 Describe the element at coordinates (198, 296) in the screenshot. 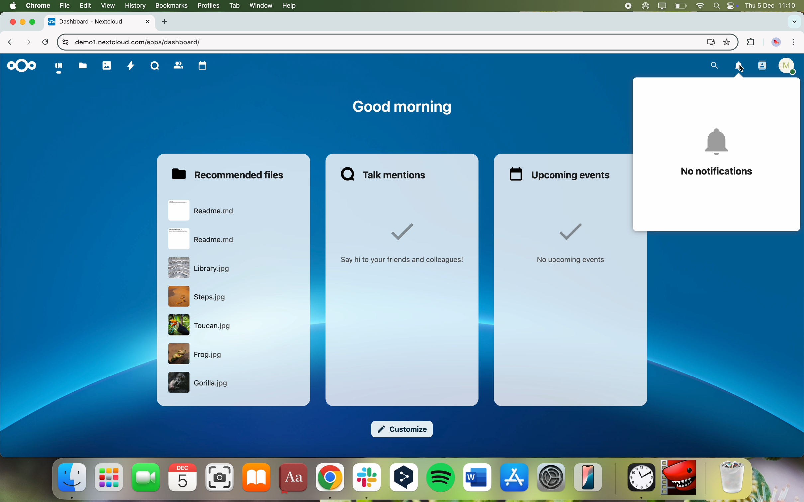

I see `file` at that location.